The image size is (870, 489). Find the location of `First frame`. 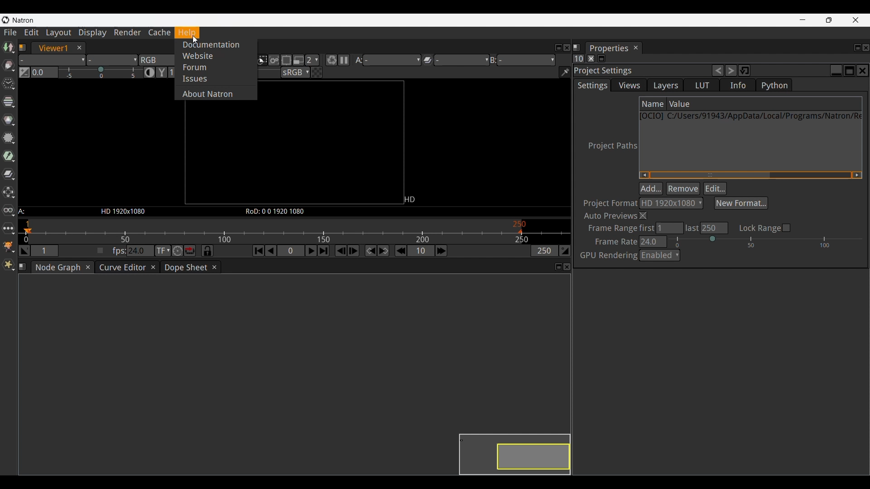

First frame is located at coordinates (259, 250).